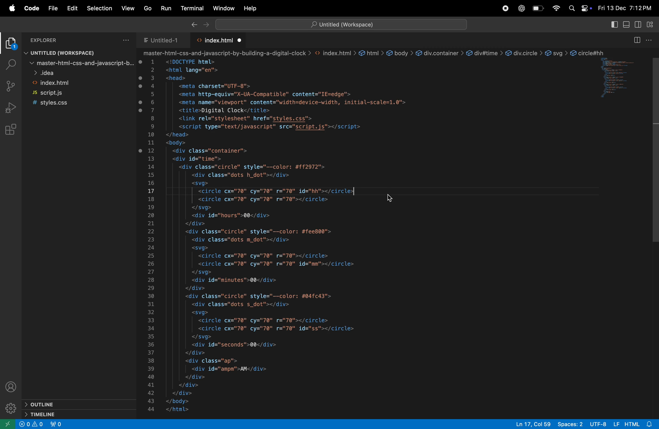 The width and height of the screenshot is (659, 429). What do you see at coordinates (619, 79) in the screenshot?
I see `window` at bounding box center [619, 79].